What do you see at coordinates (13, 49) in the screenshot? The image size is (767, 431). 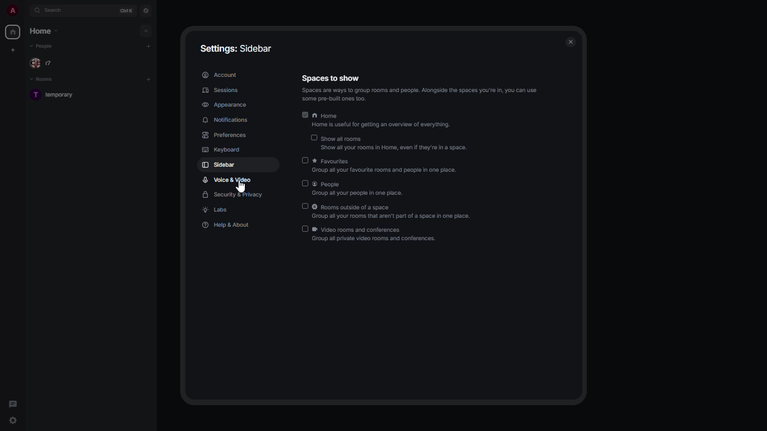 I see `create new space` at bounding box center [13, 49].